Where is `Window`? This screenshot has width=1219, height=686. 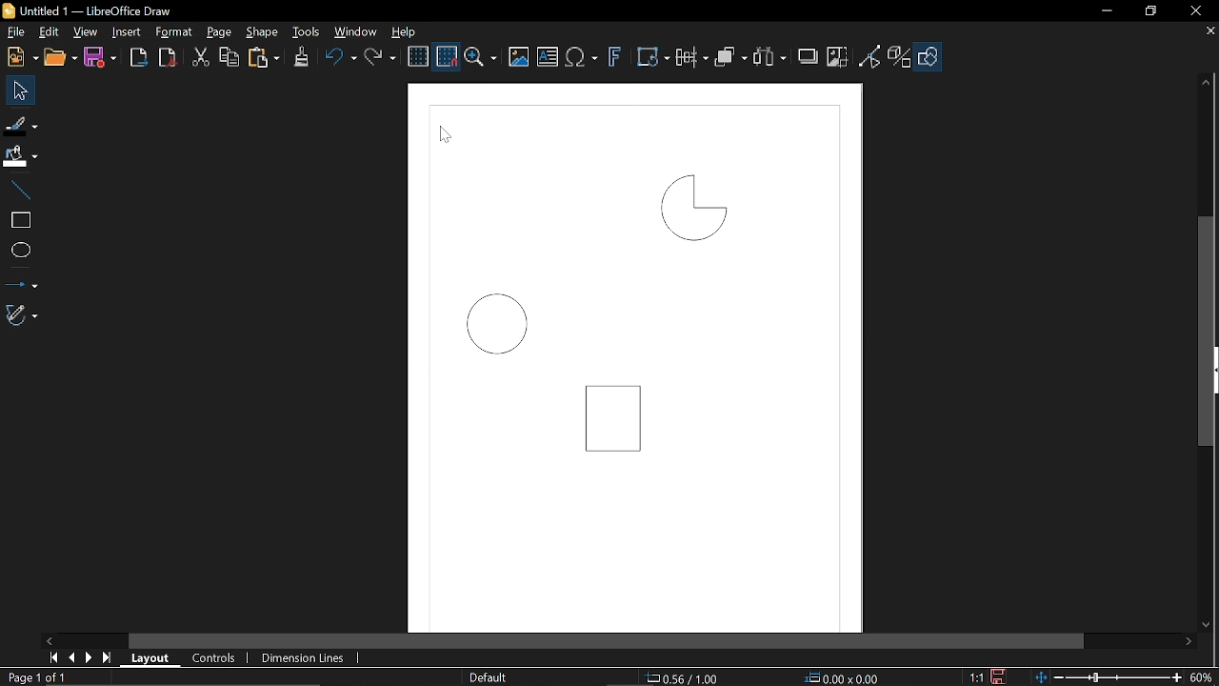 Window is located at coordinates (355, 32).